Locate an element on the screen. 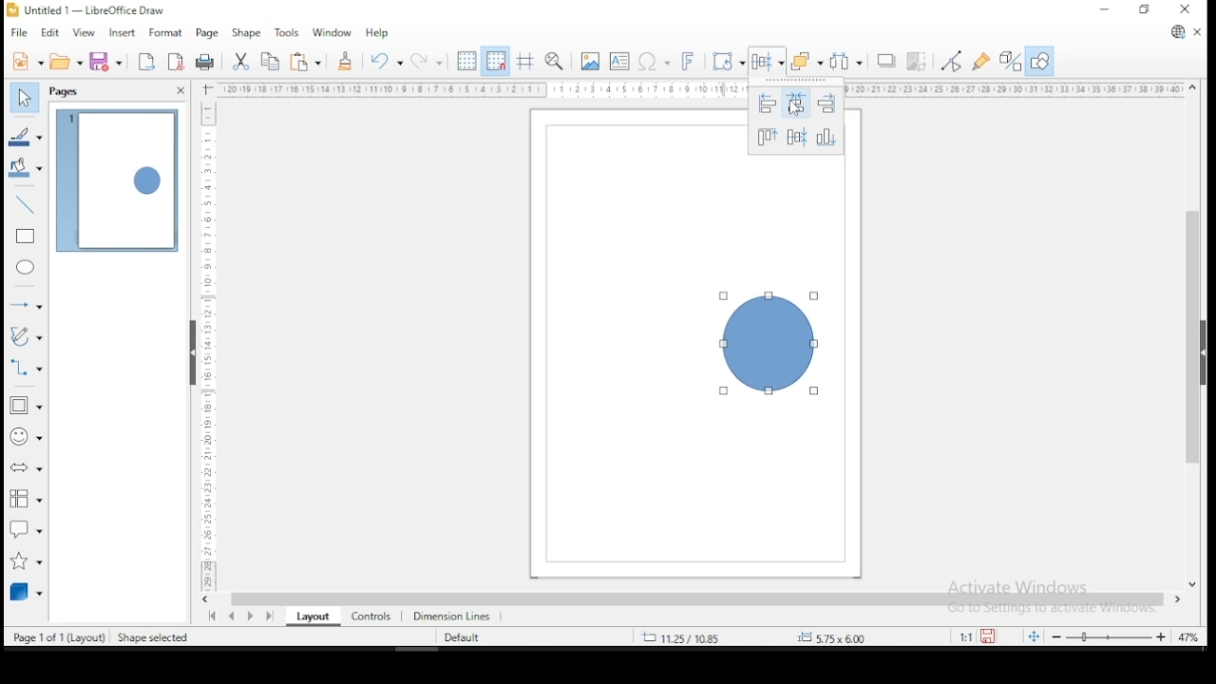  snap to grids is located at coordinates (495, 61).